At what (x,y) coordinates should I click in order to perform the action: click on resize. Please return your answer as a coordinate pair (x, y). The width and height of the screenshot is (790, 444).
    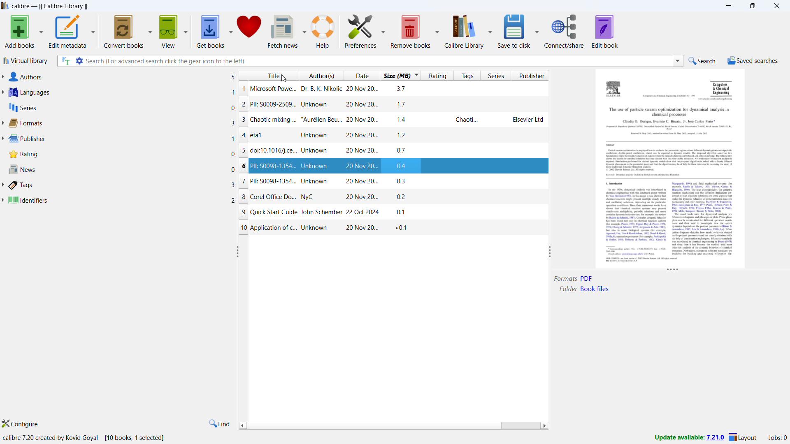
    Looking at the image, I should click on (673, 270).